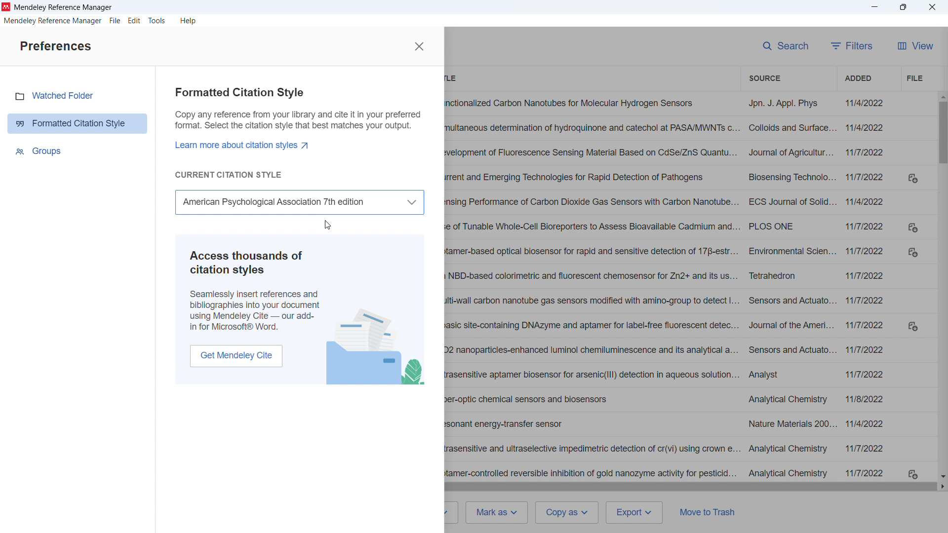  What do you see at coordinates (931, 6) in the screenshot?
I see `Close ` at bounding box center [931, 6].